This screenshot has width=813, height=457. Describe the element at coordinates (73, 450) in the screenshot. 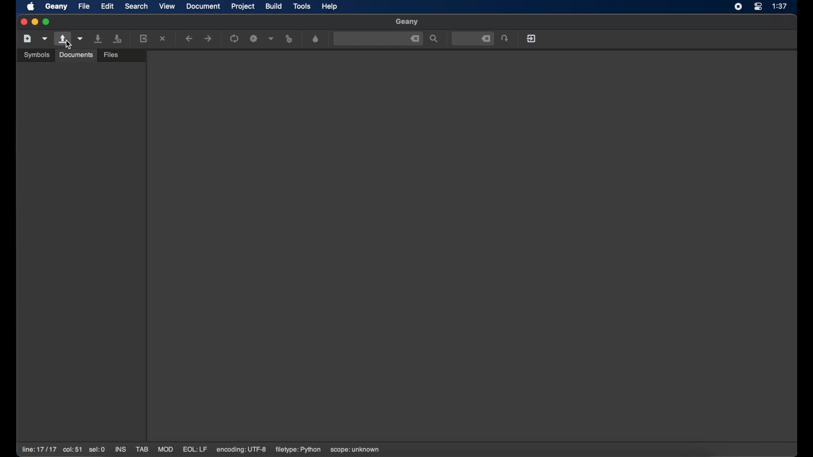

I see `col:51` at that location.